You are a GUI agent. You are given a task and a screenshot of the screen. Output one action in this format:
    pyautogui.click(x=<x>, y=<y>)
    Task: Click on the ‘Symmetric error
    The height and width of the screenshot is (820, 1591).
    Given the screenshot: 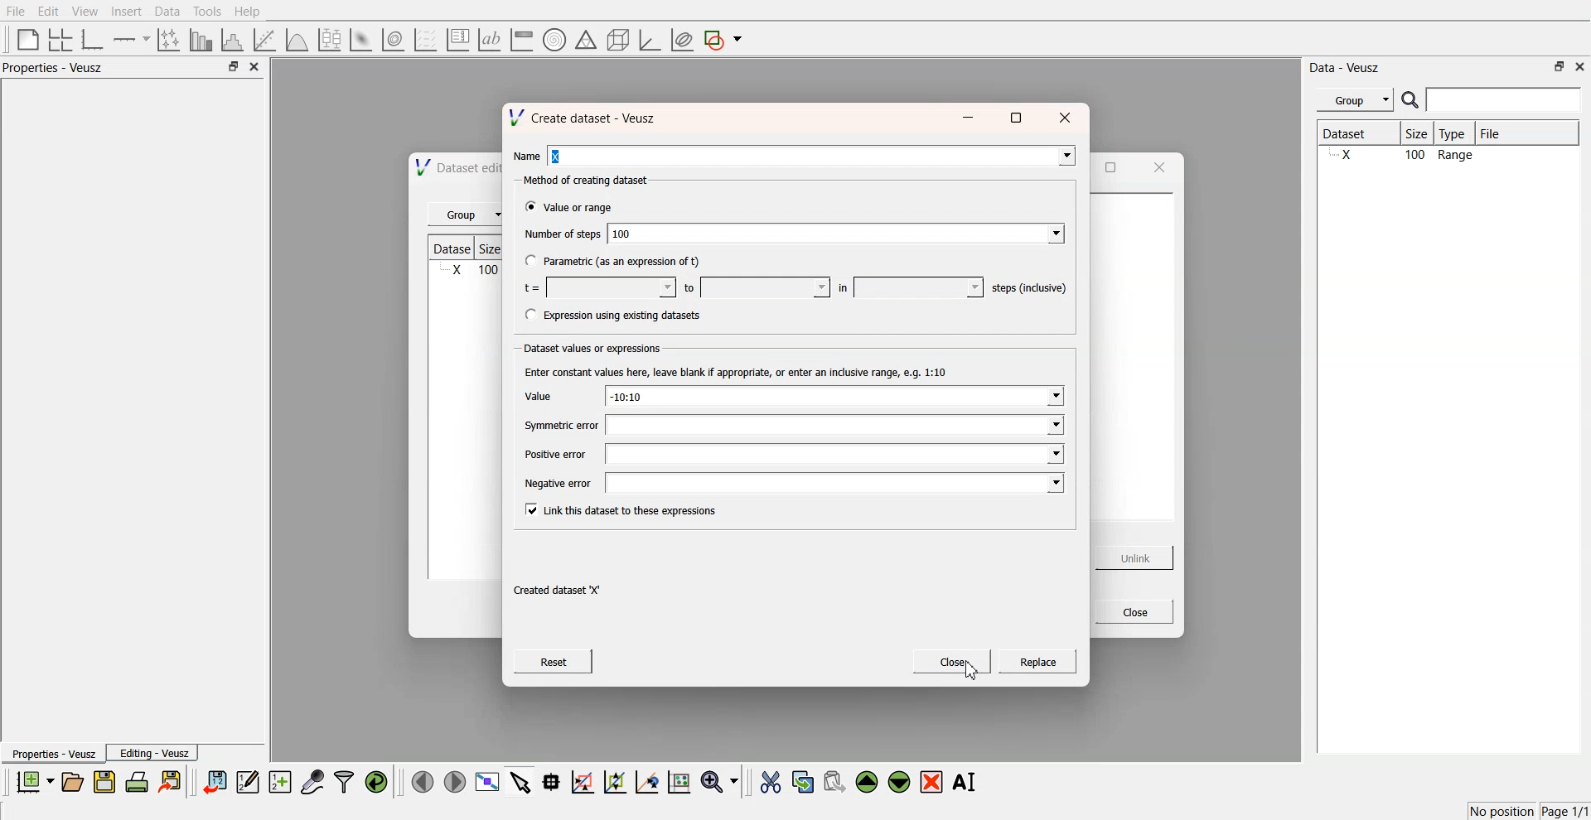 What is the action you would take?
    pyautogui.click(x=560, y=427)
    